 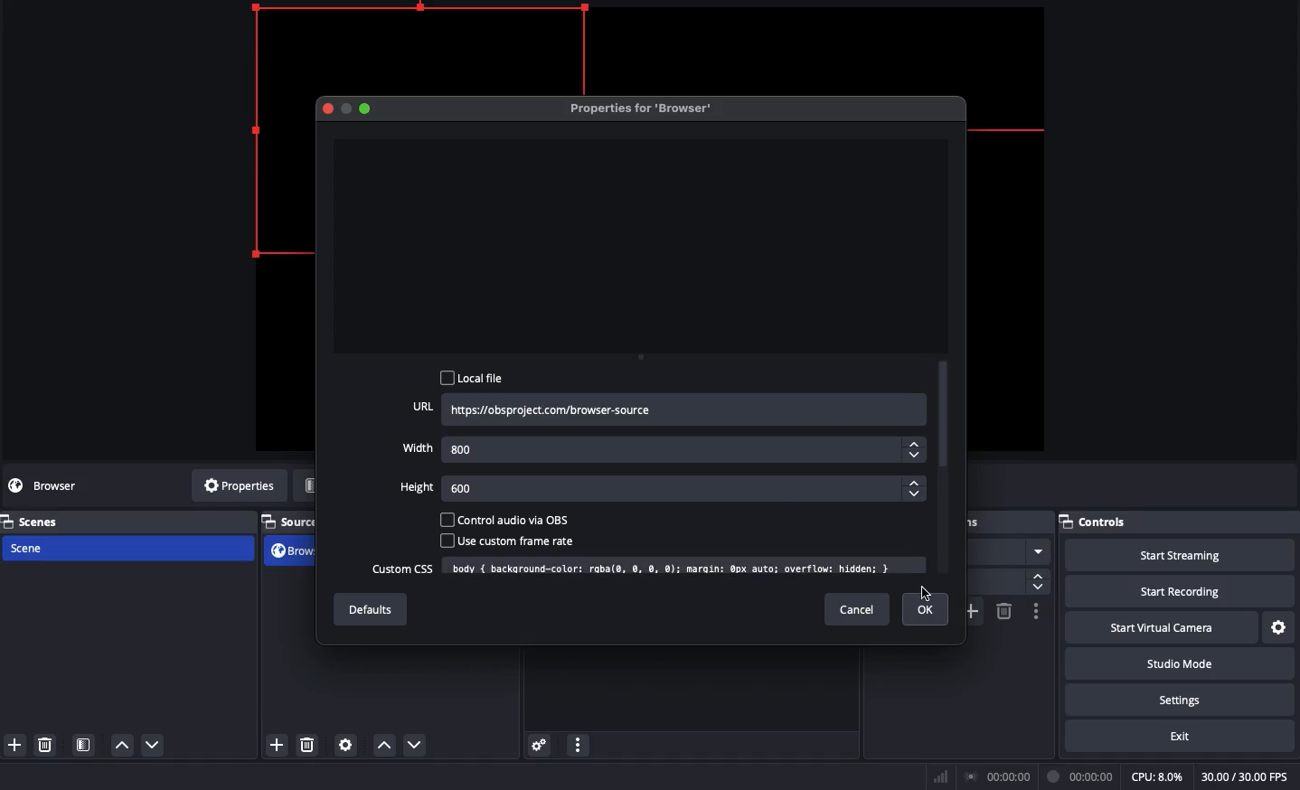 What do you see at coordinates (1186, 551) in the screenshot?
I see `Start streaming` at bounding box center [1186, 551].